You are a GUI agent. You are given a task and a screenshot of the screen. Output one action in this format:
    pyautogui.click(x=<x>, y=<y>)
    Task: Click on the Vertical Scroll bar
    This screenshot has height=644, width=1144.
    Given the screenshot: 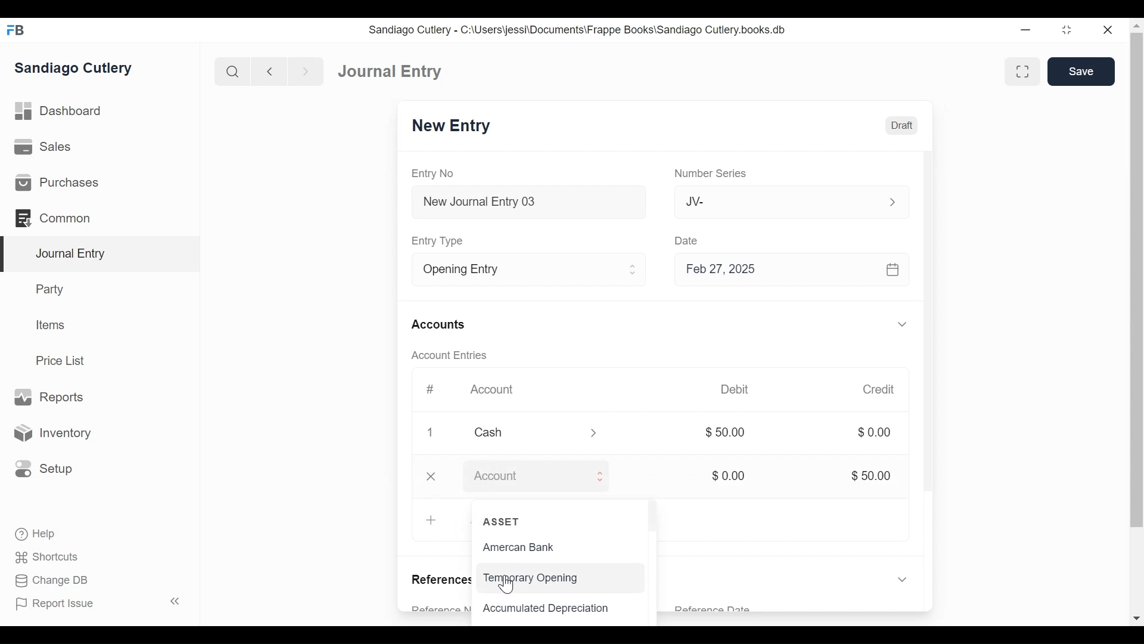 What is the action you would take?
    pyautogui.click(x=1136, y=280)
    